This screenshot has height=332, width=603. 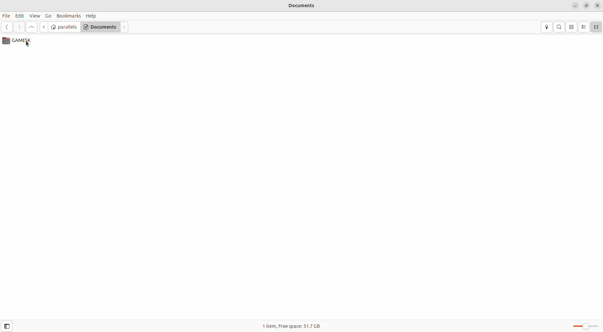 What do you see at coordinates (596, 28) in the screenshot?
I see `compact view` at bounding box center [596, 28].